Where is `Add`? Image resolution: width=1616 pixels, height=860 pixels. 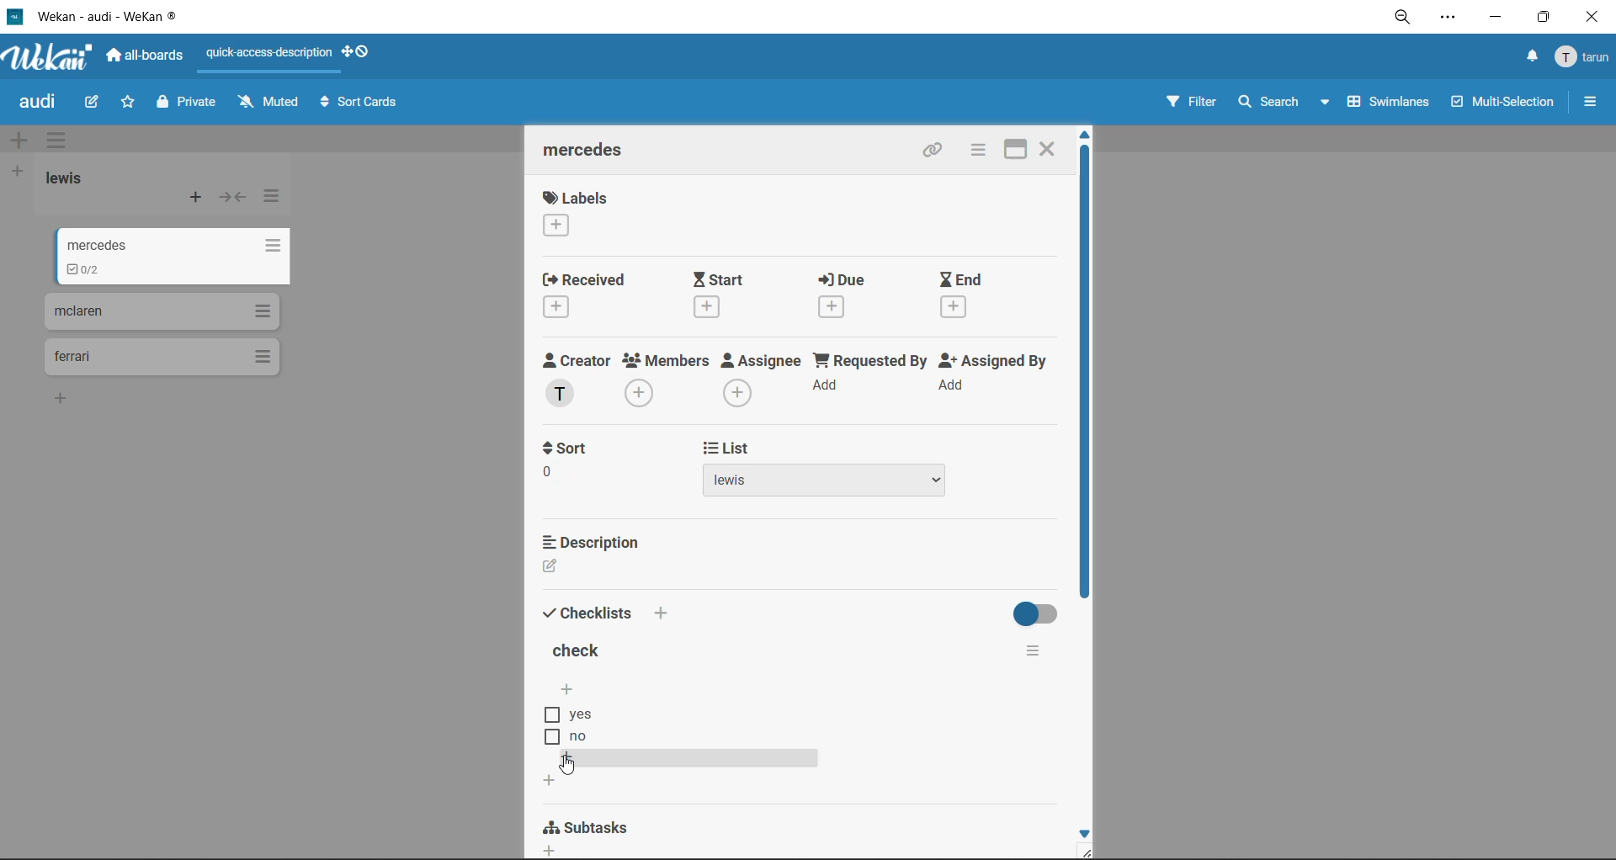
Add is located at coordinates (957, 384).